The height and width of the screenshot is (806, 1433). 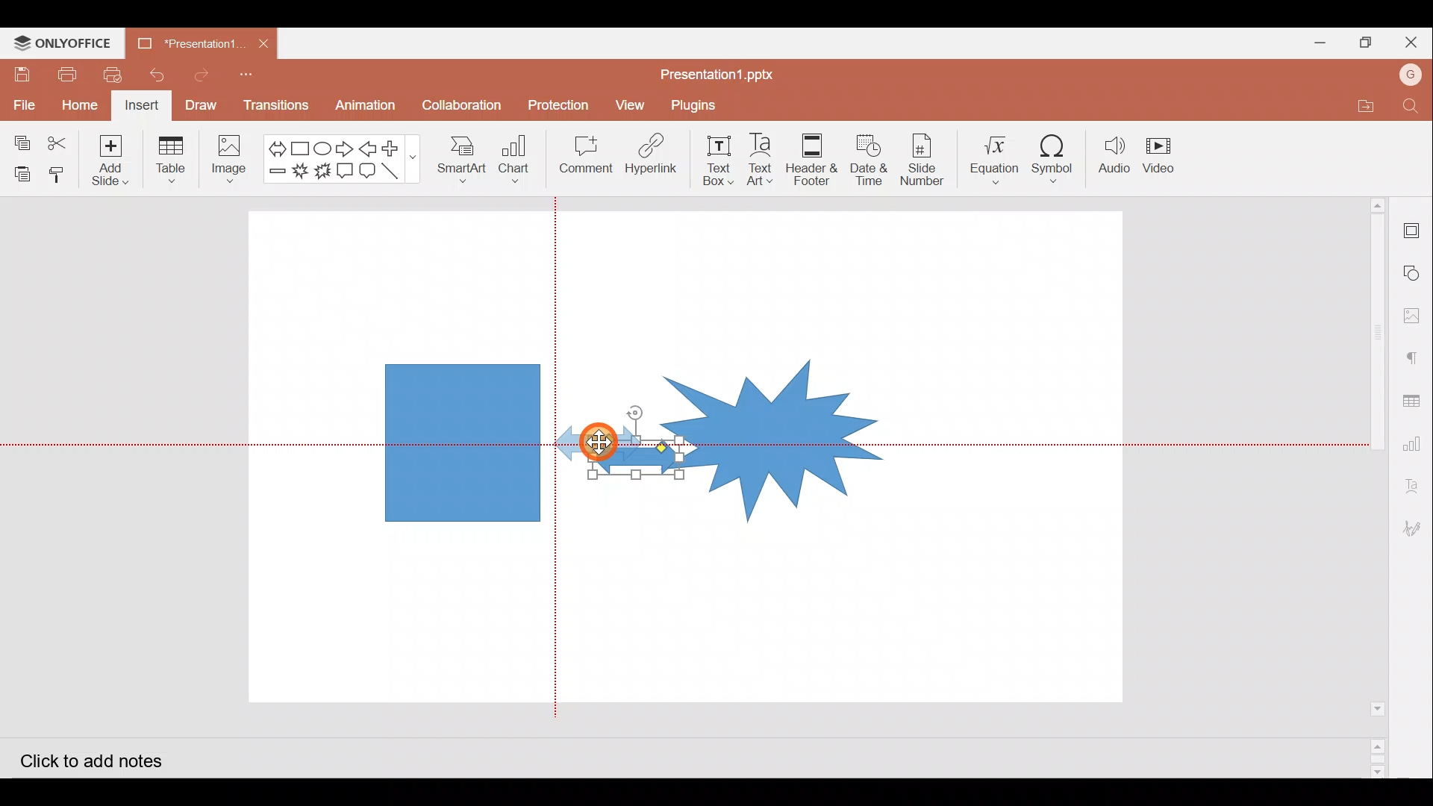 I want to click on Image settings, so click(x=1414, y=316).